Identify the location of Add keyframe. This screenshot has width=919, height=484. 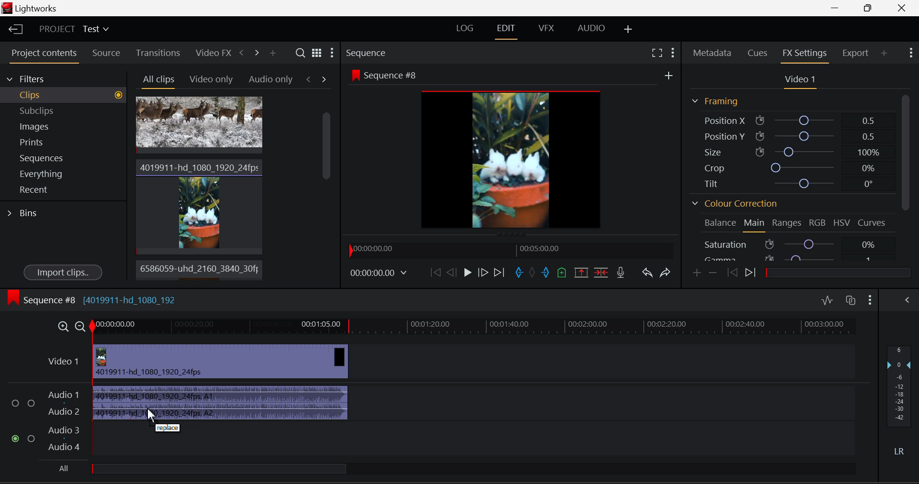
(697, 273).